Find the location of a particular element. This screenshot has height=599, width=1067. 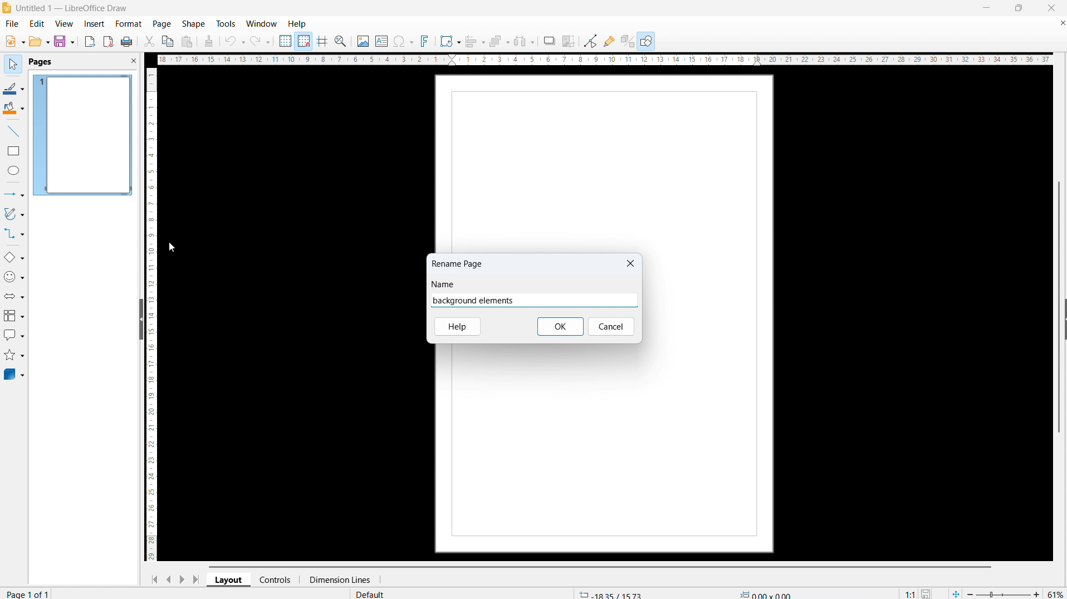

Help is located at coordinates (457, 327).